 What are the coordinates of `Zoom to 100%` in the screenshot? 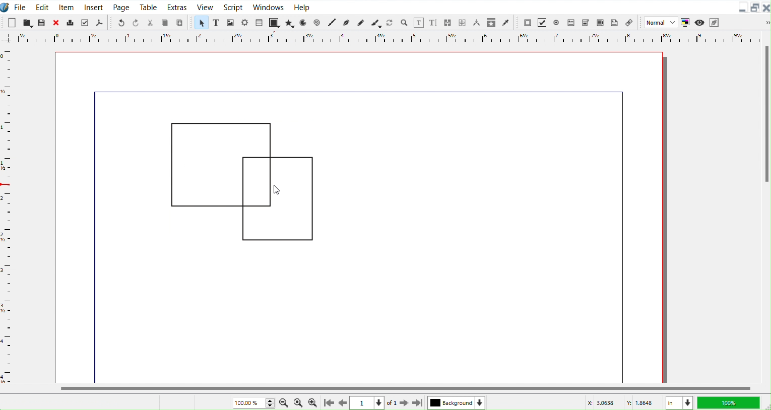 It's located at (298, 402).